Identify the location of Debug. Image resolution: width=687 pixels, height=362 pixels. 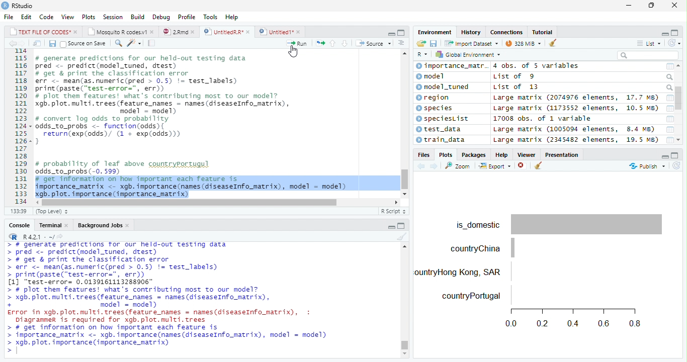
(160, 18).